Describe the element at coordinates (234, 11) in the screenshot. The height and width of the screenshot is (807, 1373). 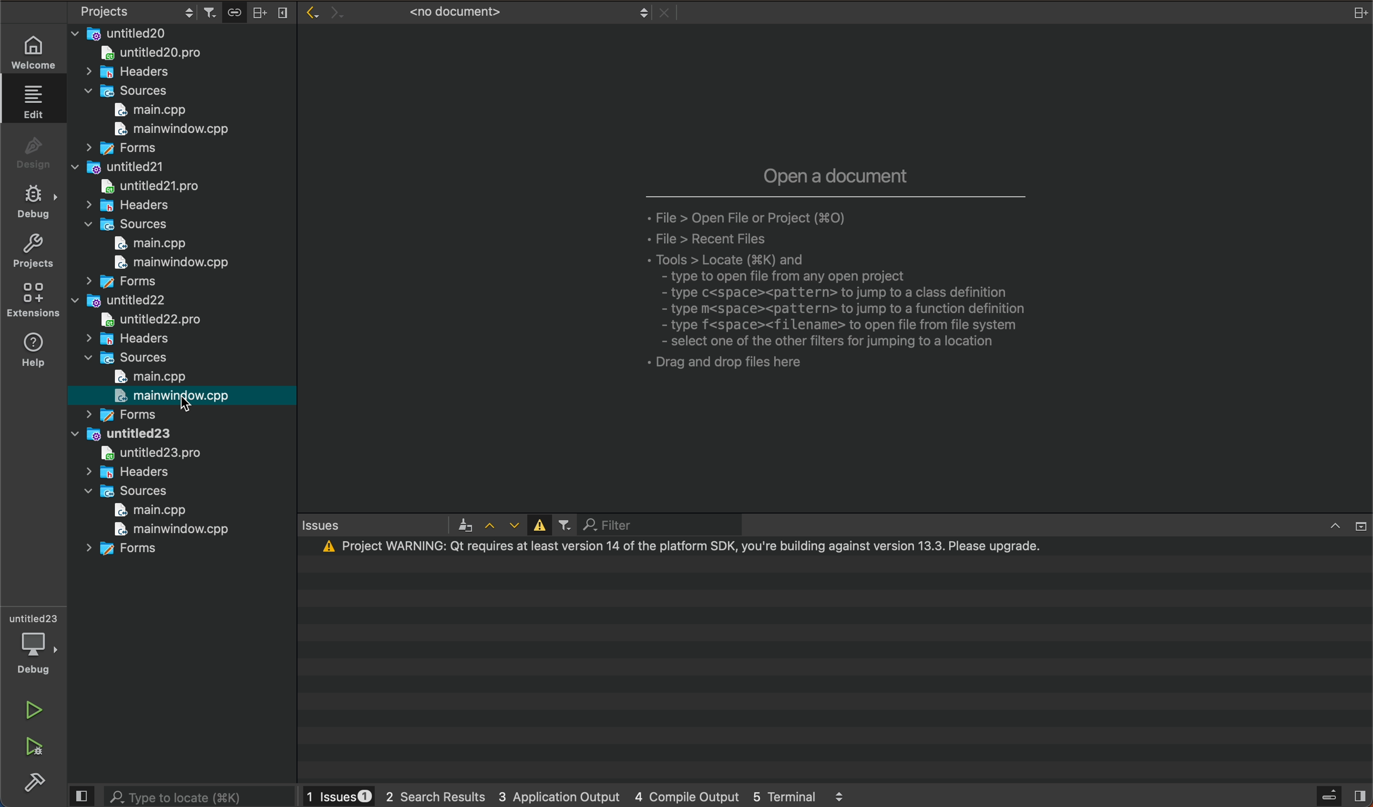
I see `link` at that location.